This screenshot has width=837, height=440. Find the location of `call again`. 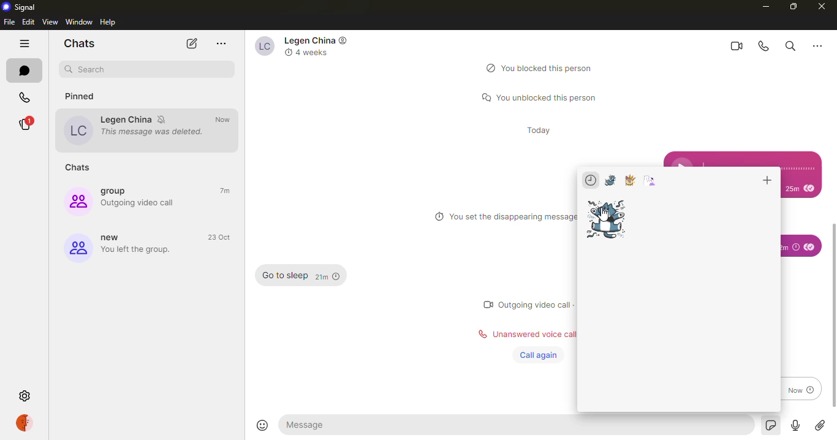

call again is located at coordinates (537, 355).